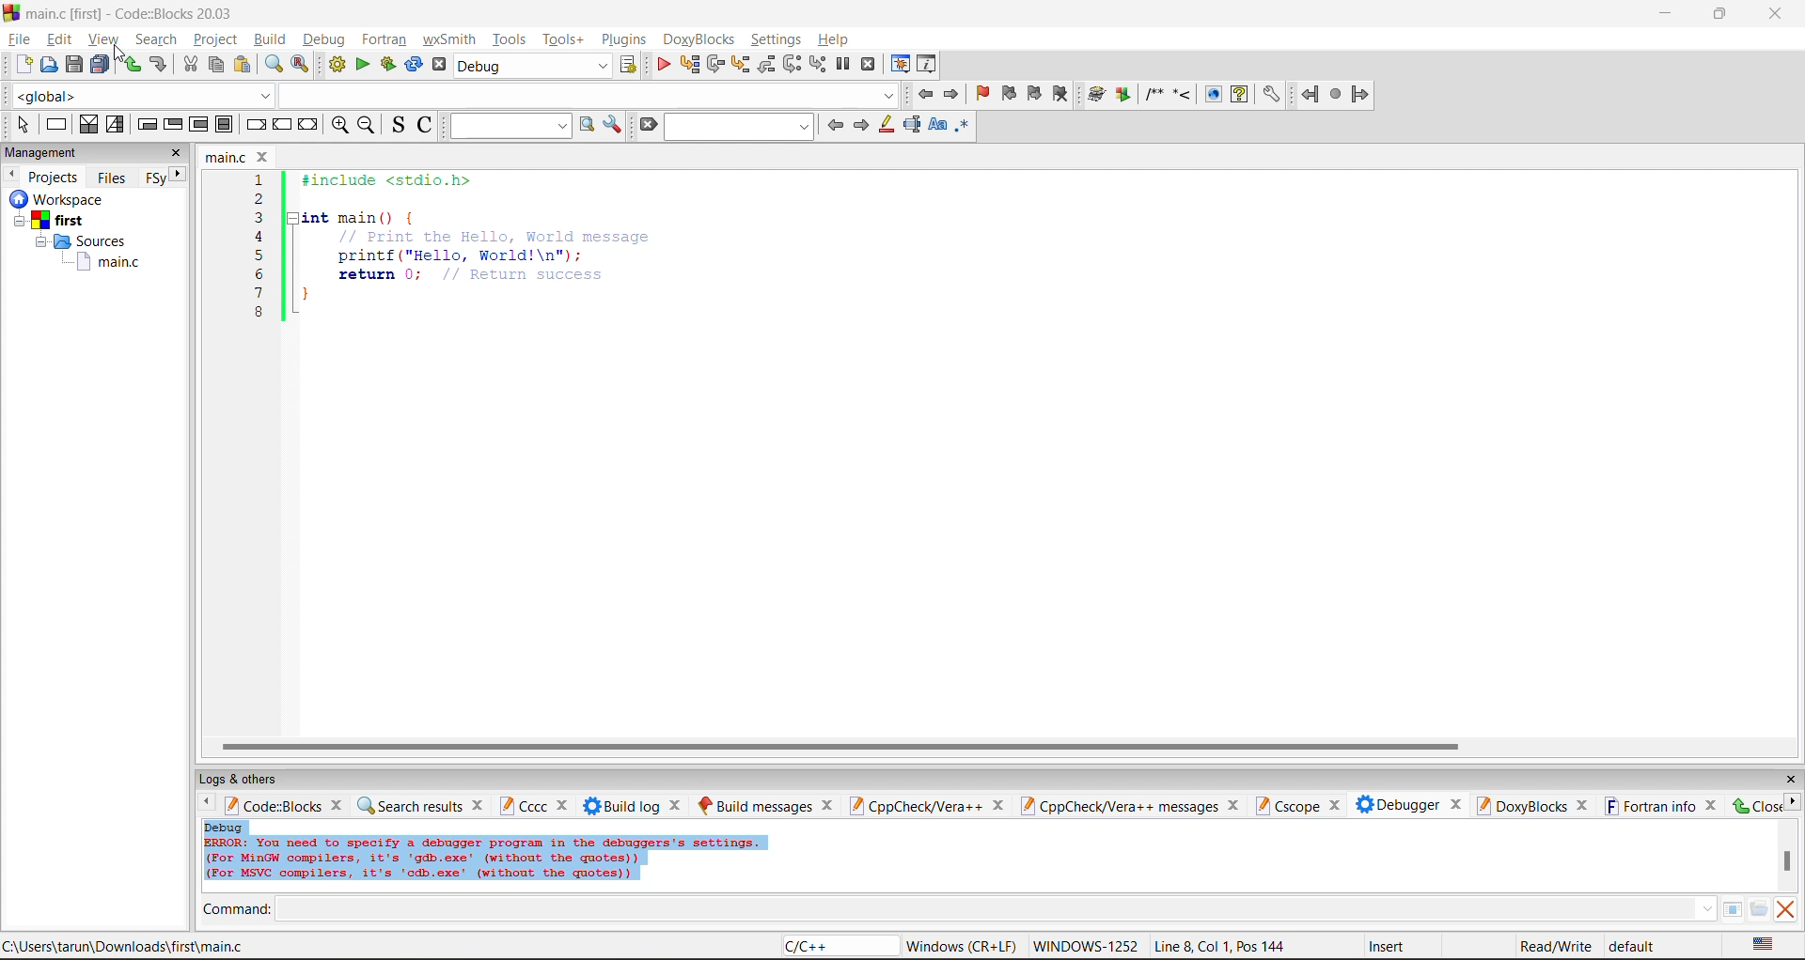  What do you see at coordinates (510, 126) in the screenshot?
I see `text to search` at bounding box center [510, 126].